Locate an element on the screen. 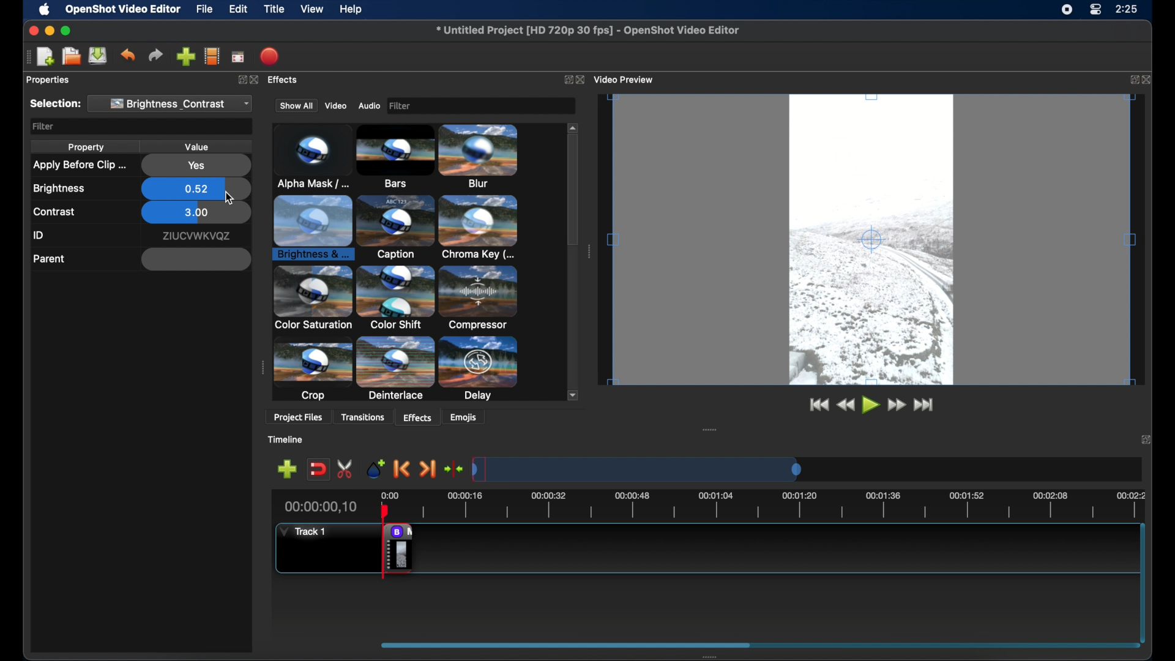  drag handle is located at coordinates (26, 57).